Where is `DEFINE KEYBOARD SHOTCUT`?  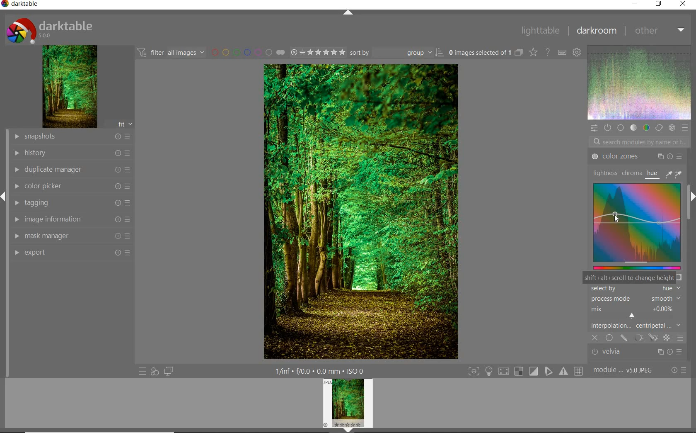 DEFINE KEYBOARD SHOTCUT is located at coordinates (563, 52).